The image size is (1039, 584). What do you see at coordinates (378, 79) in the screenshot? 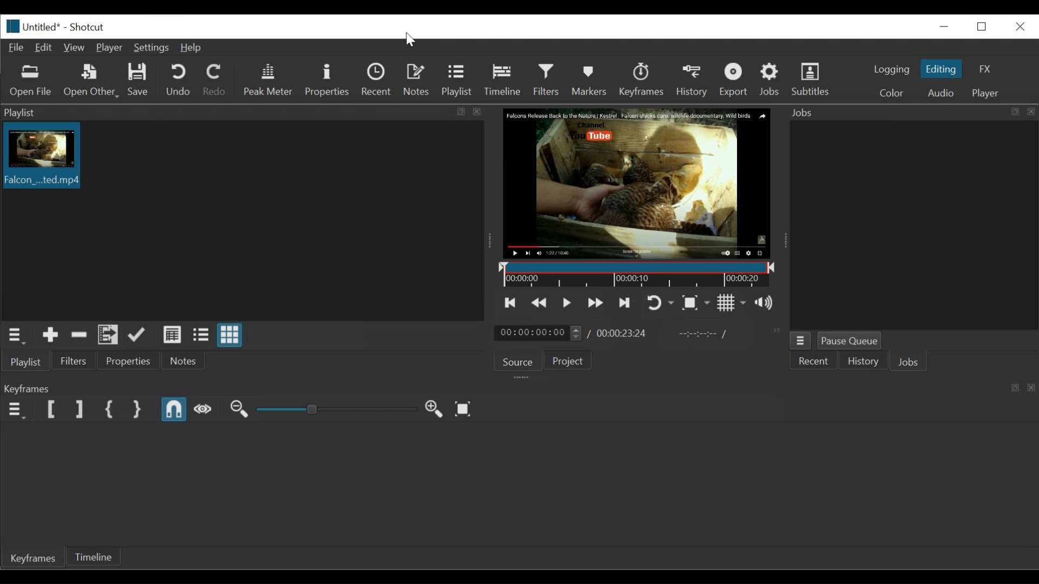
I see `Recent` at bounding box center [378, 79].